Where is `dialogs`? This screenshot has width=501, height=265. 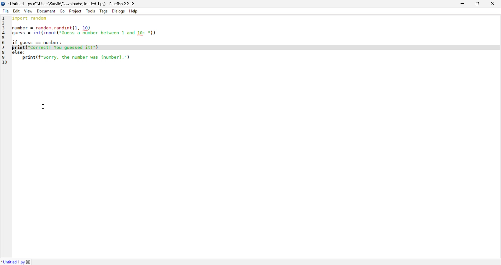
dialogs is located at coordinates (118, 11).